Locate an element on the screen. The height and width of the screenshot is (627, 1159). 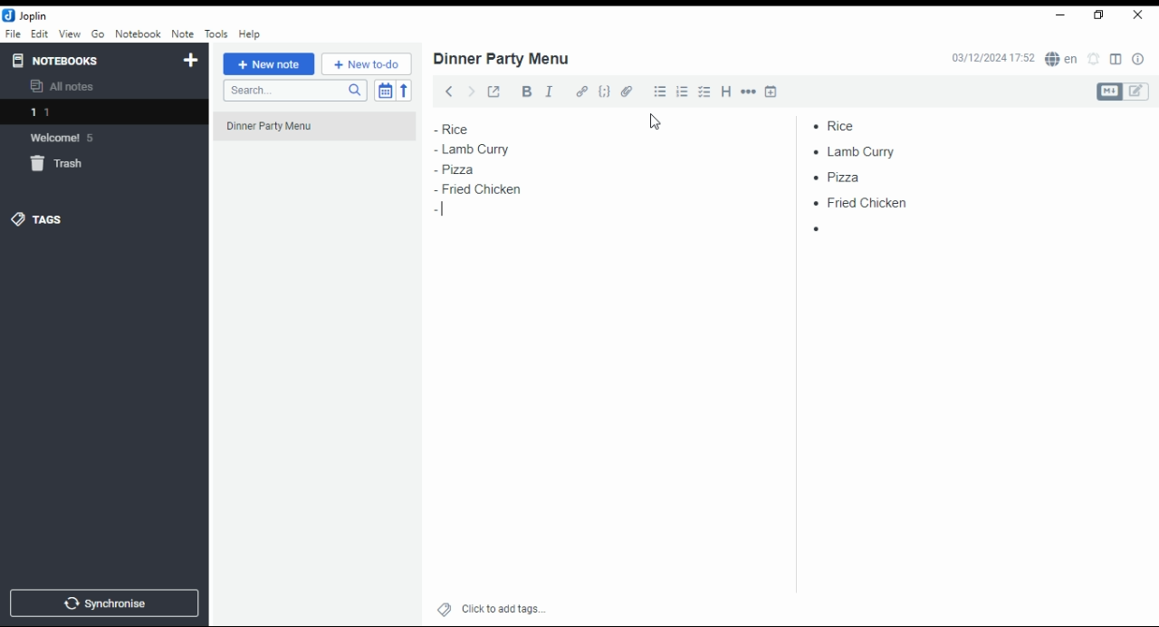
Joplin is located at coordinates (26, 15).